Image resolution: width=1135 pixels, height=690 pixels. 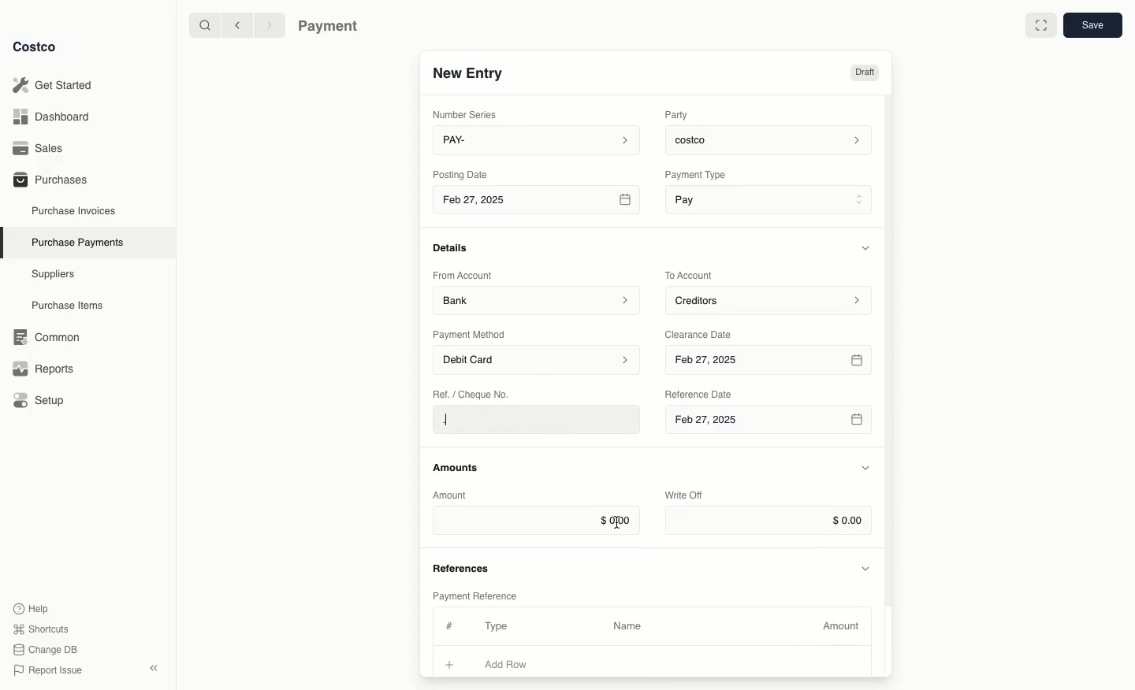 What do you see at coordinates (474, 594) in the screenshot?
I see `Payment Reference` at bounding box center [474, 594].